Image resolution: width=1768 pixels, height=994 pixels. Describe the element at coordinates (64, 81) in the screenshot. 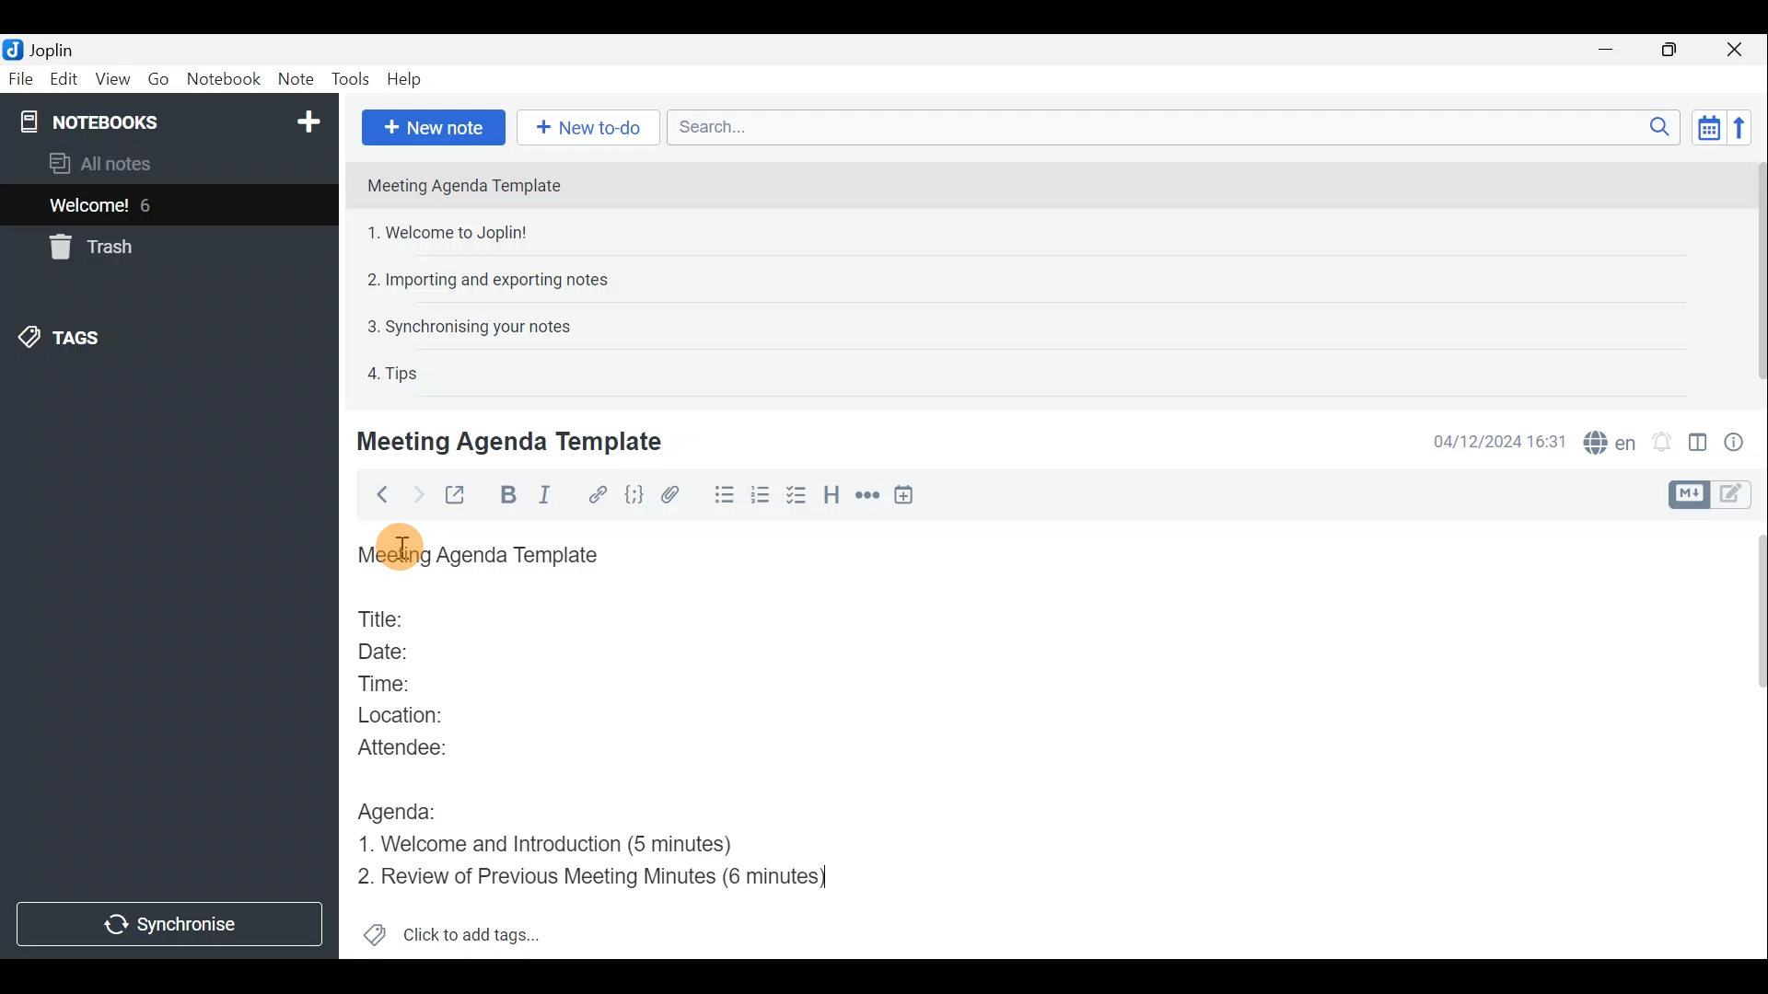

I see `Edit` at that location.